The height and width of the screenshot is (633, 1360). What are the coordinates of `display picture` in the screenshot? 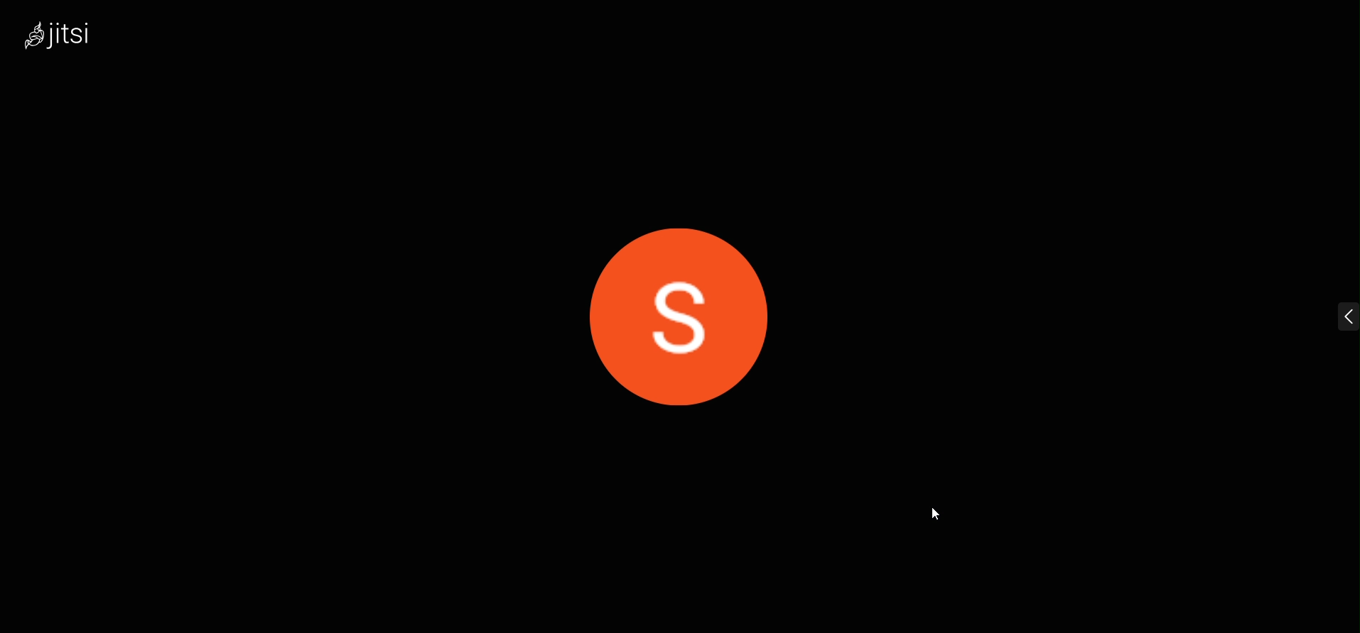 It's located at (694, 302).